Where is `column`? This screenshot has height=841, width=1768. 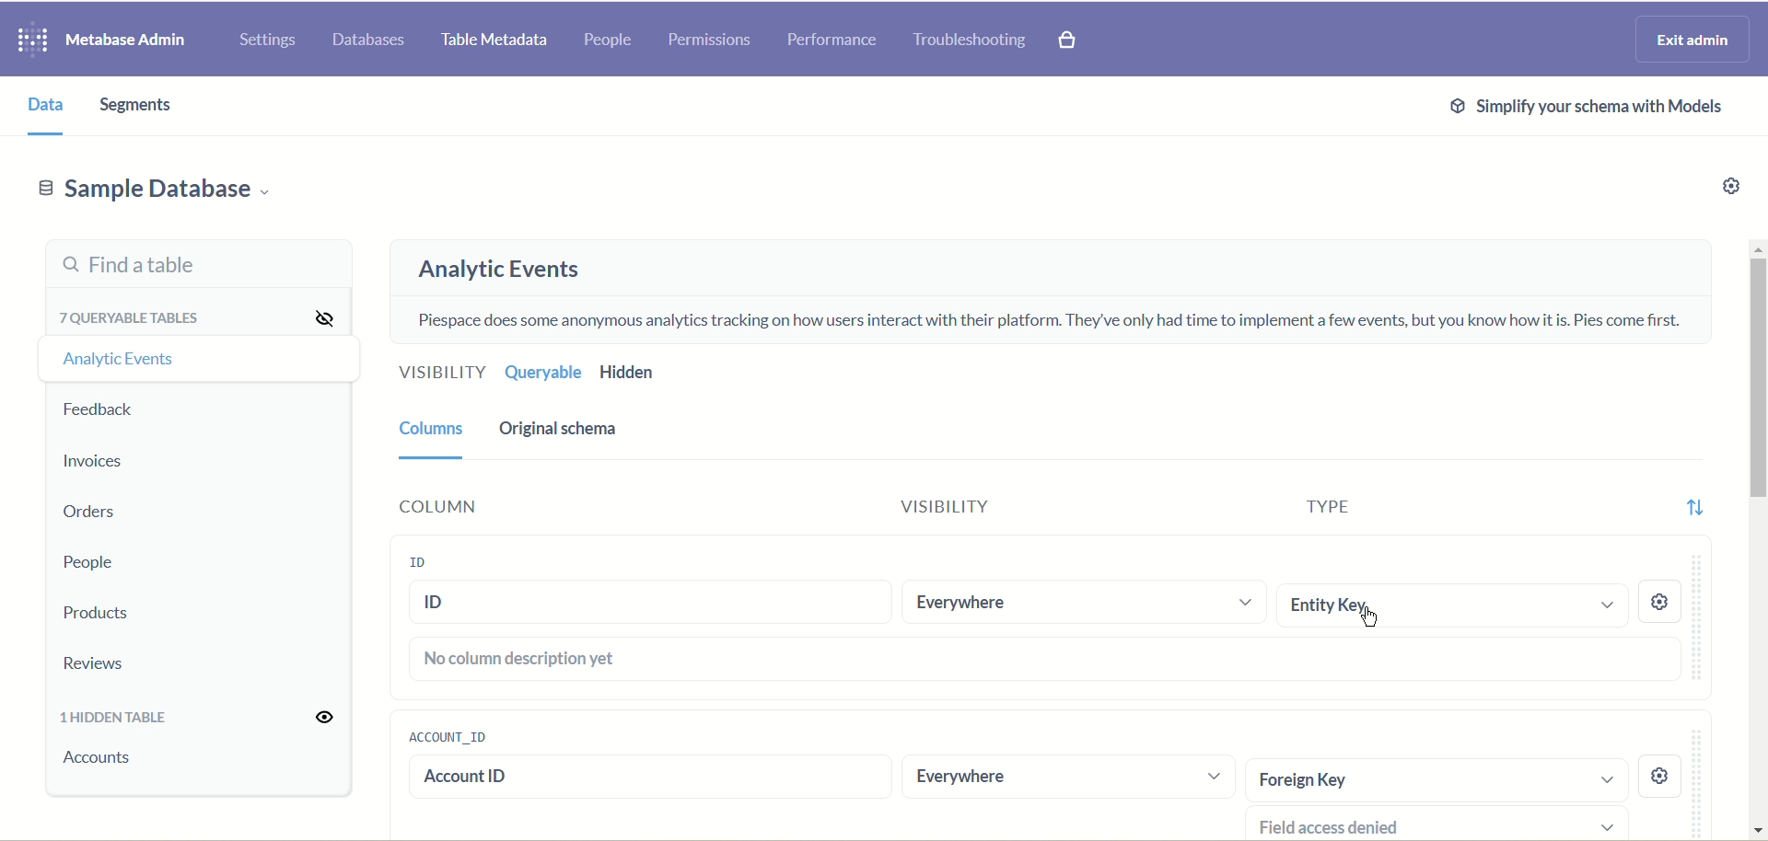 column is located at coordinates (435, 503).